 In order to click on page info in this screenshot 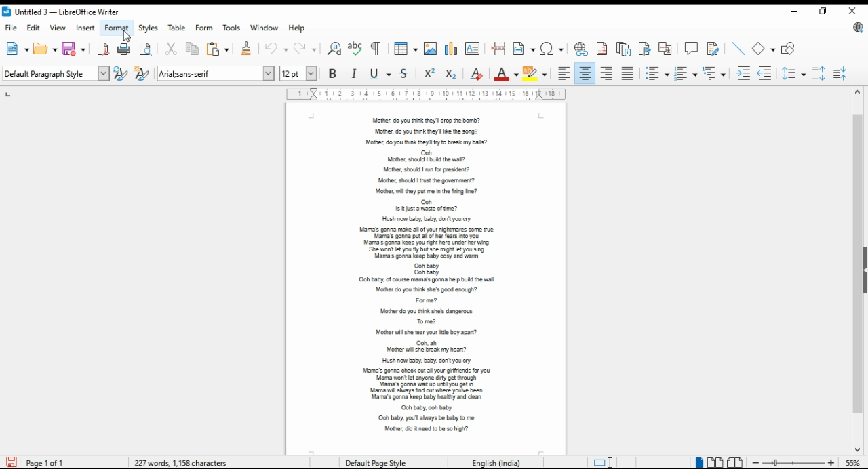, I will do `click(39, 463)`.